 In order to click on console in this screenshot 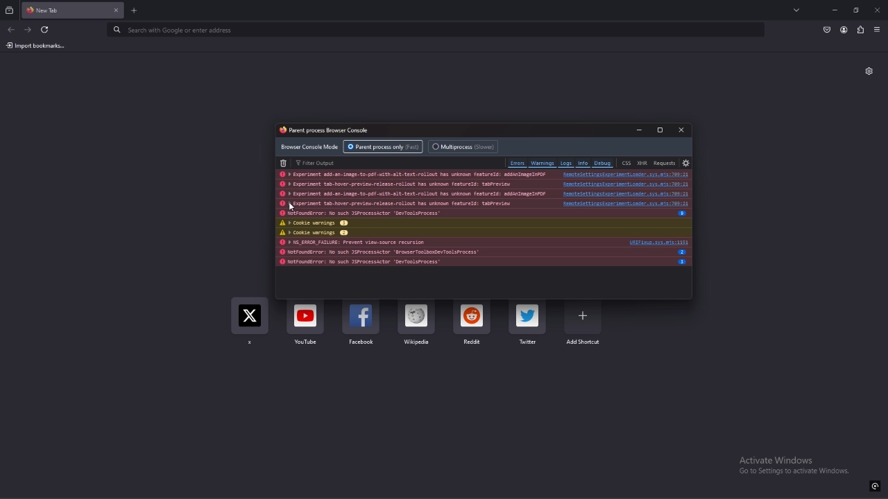, I will do `click(328, 131)`.